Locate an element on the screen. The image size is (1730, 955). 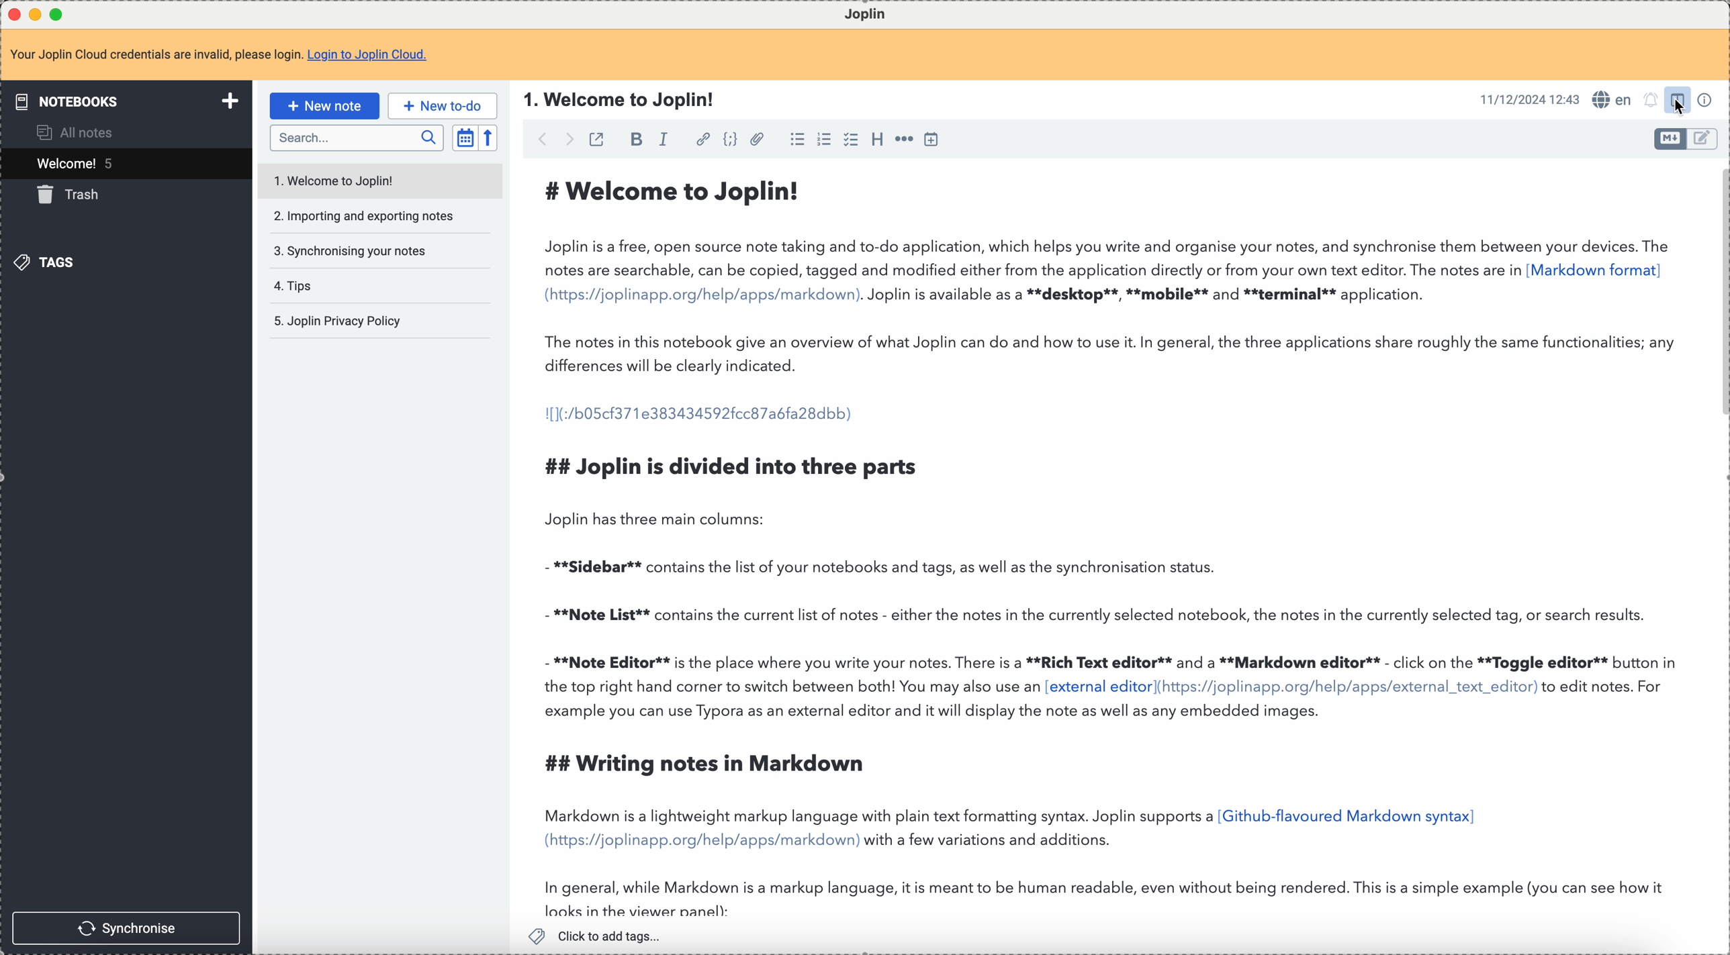
importing and exporting notes is located at coordinates (362, 216).